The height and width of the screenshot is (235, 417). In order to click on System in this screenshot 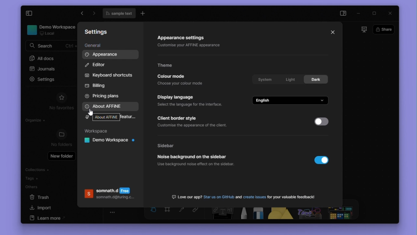, I will do `click(264, 78)`.